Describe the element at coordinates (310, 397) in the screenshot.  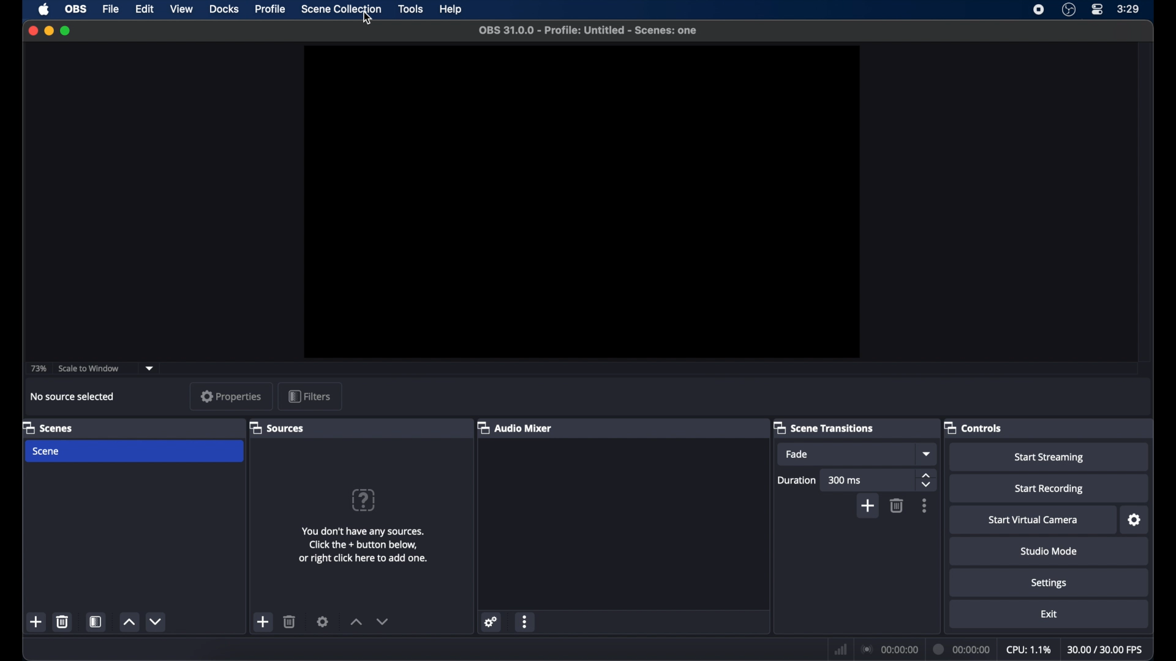
I see `filters` at that location.